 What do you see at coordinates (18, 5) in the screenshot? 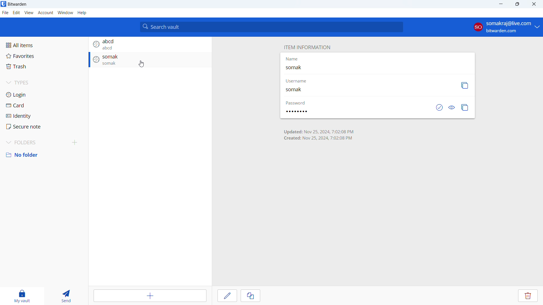
I see `title` at bounding box center [18, 5].